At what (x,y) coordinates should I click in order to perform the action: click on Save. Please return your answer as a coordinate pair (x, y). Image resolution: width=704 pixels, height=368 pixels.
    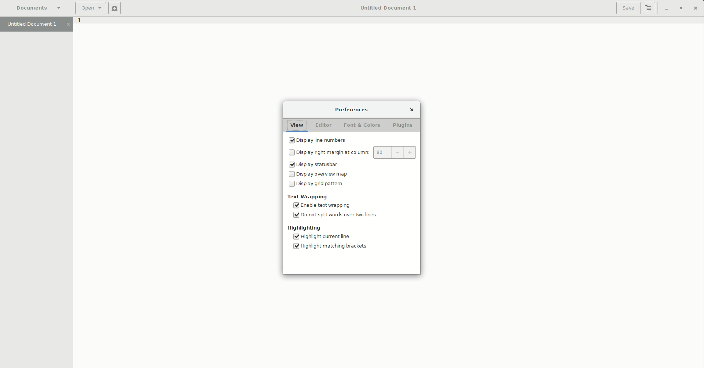
    Looking at the image, I should click on (628, 8).